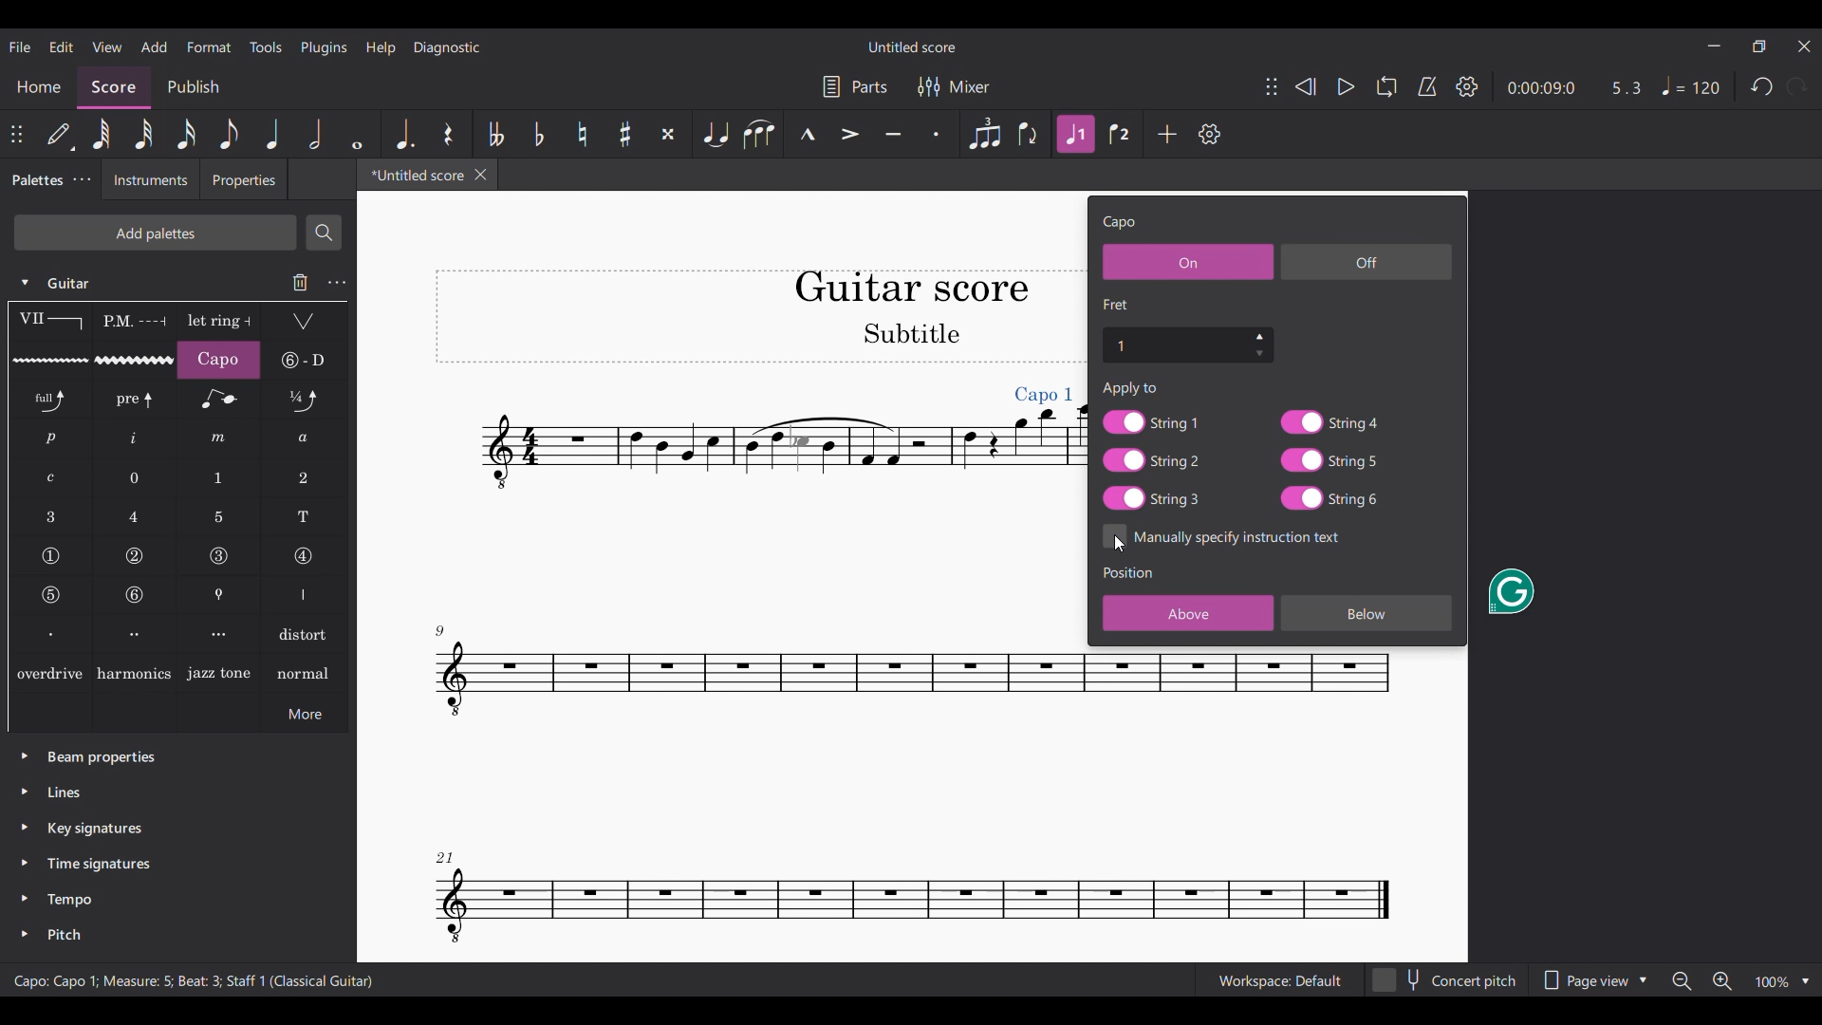 The height and width of the screenshot is (1025, 1822). I want to click on Publish, so click(194, 88).